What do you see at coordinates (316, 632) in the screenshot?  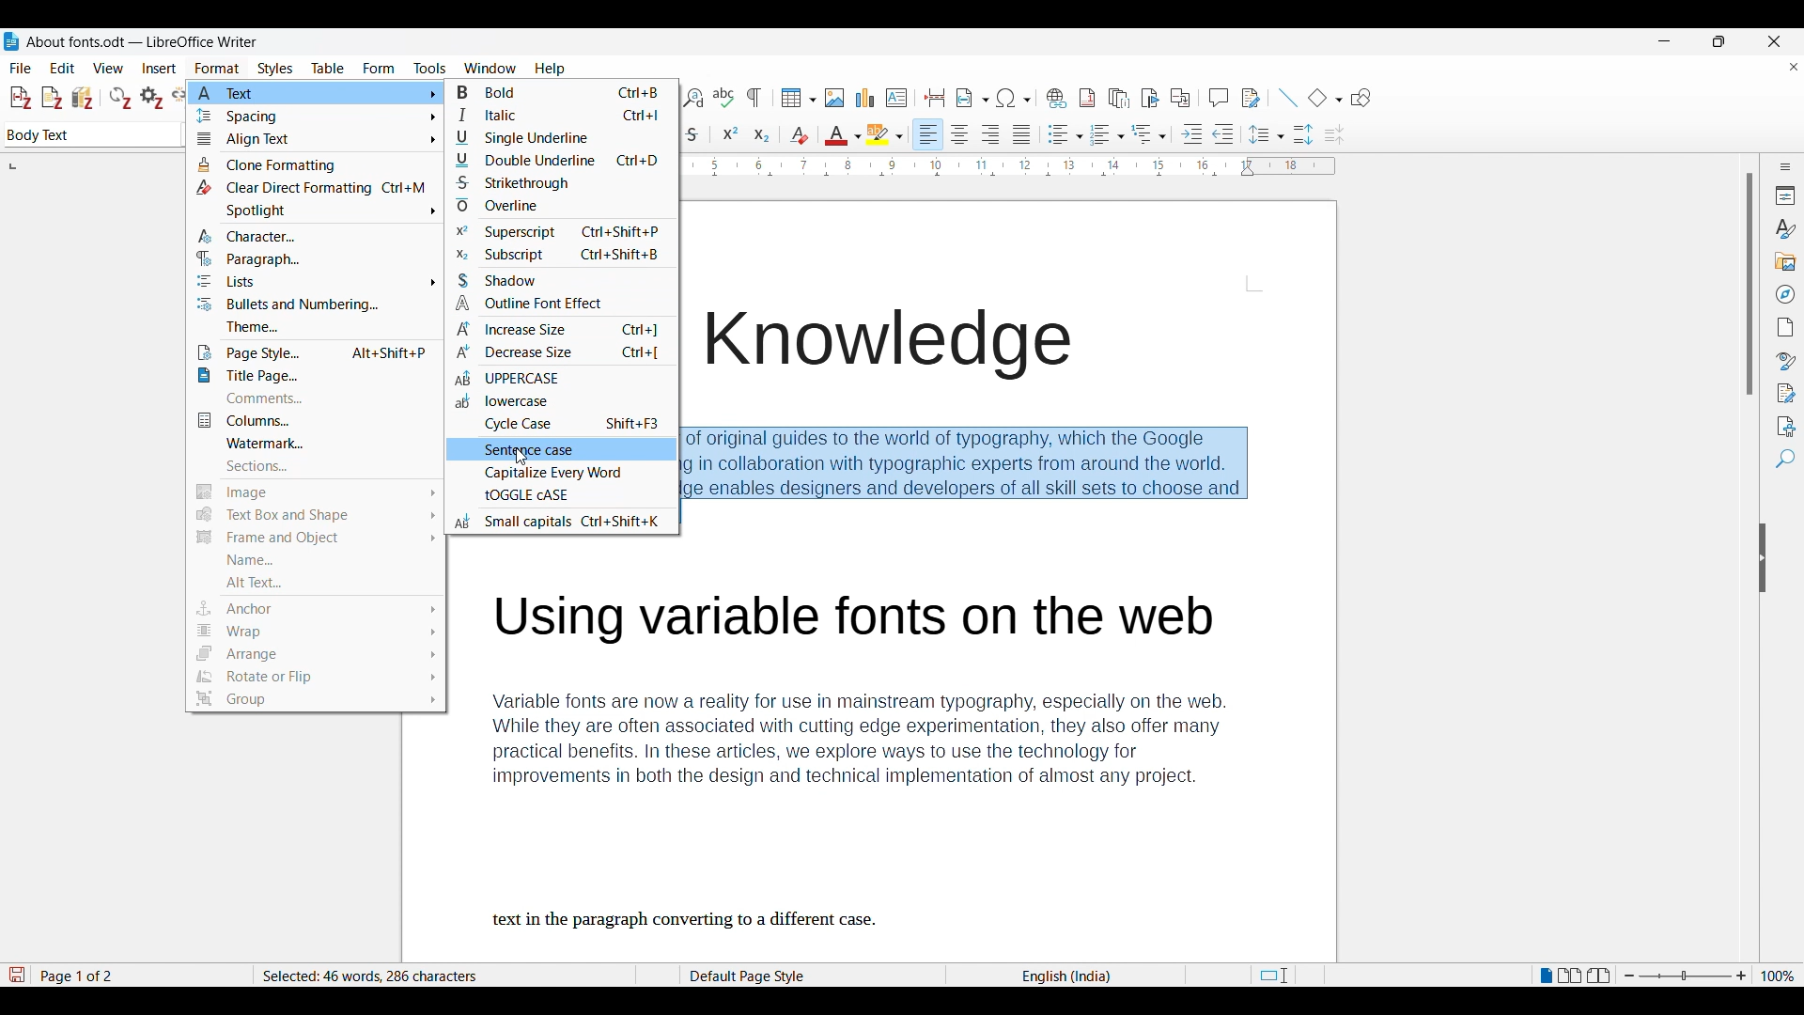 I see `Wrap` at bounding box center [316, 632].